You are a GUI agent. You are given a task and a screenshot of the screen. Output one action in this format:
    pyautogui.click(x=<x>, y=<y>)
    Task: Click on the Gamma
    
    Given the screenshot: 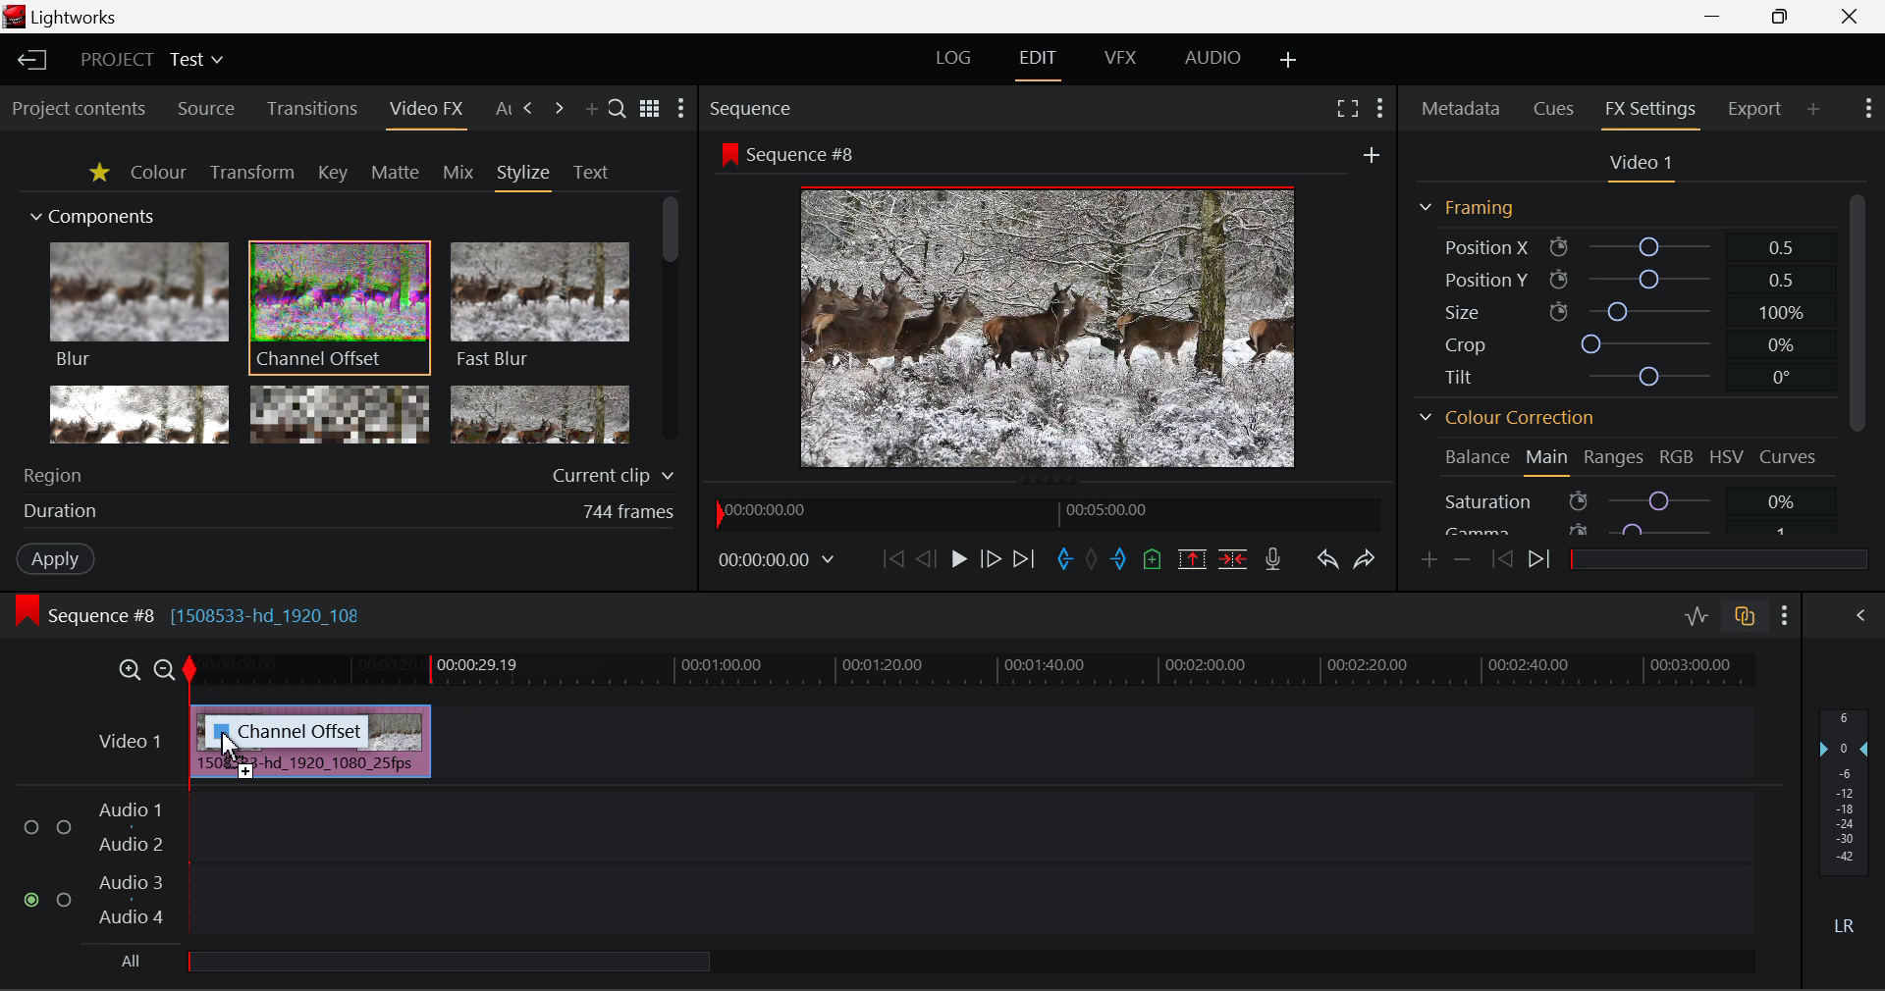 What is the action you would take?
    pyautogui.click(x=1619, y=530)
    